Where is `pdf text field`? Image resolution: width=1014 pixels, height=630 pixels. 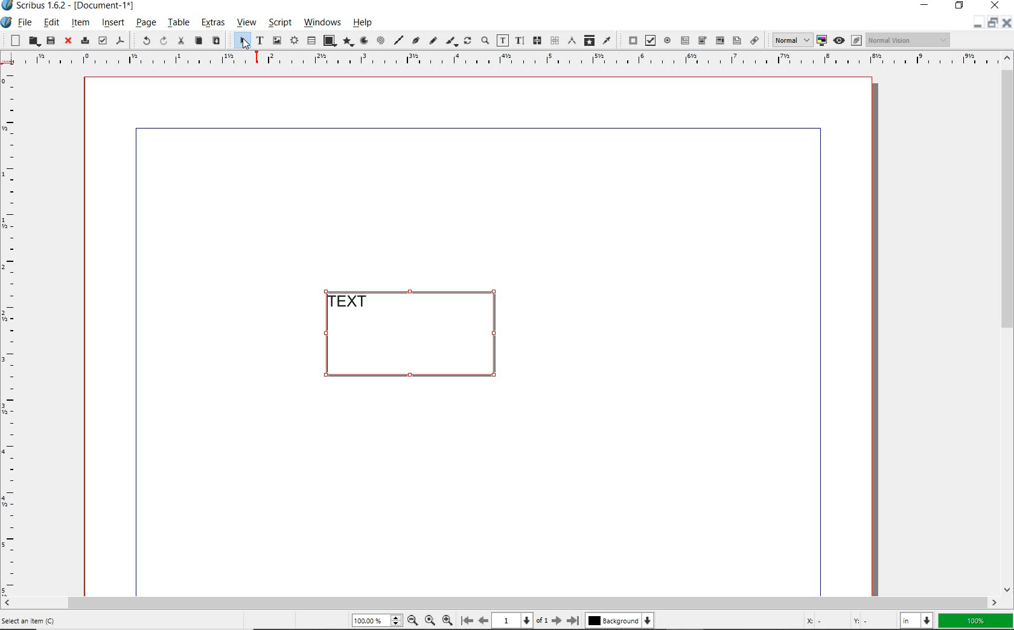
pdf text field is located at coordinates (686, 40).